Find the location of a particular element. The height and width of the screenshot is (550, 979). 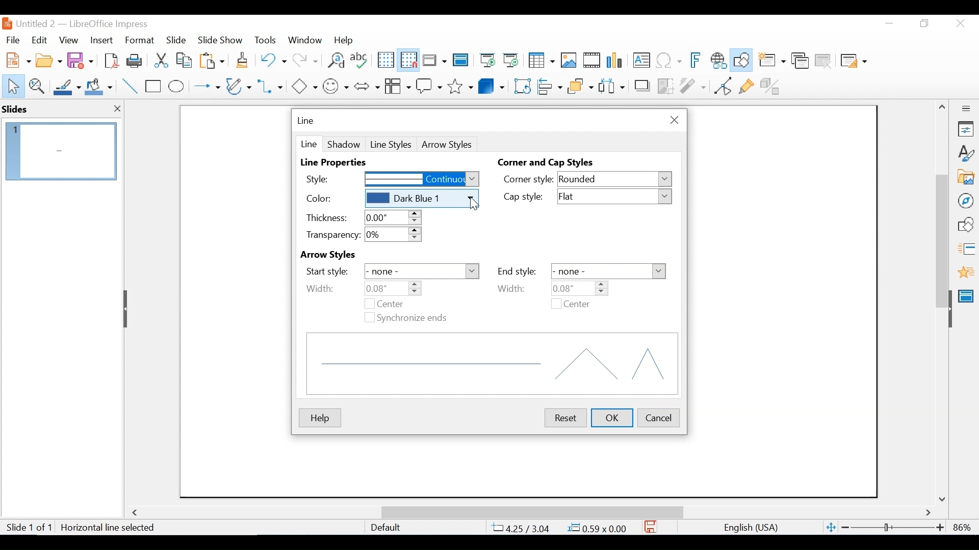

Continous is located at coordinates (422, 180).